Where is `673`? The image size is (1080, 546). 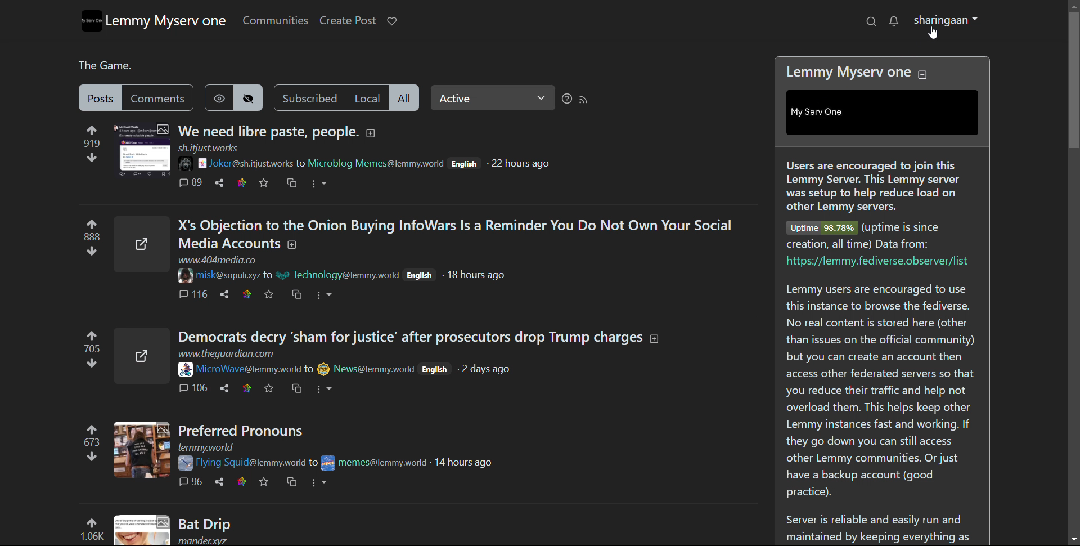 673 is located at coordinates (88, 441).